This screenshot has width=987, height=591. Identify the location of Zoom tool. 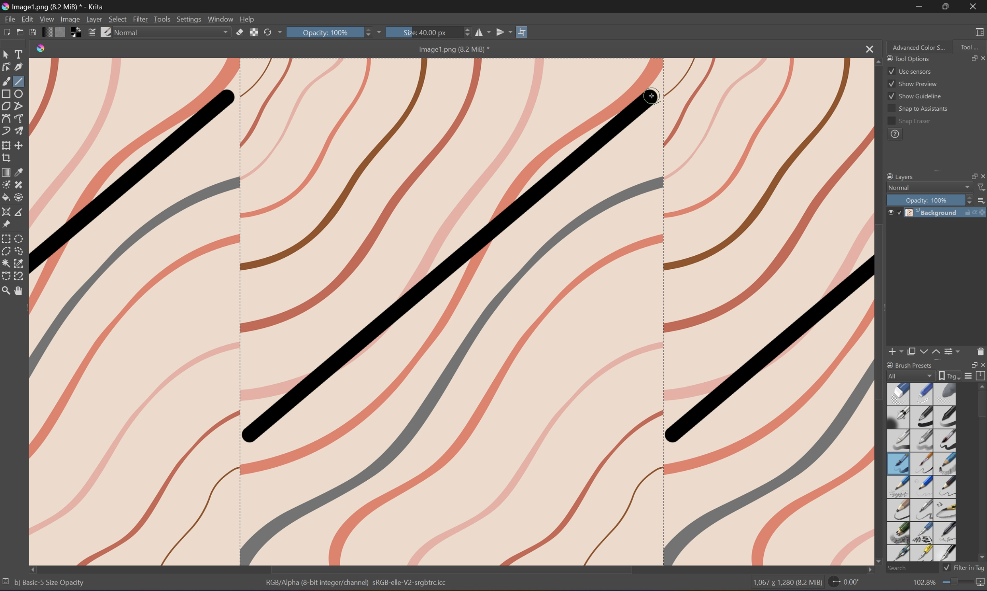
(6, 291).